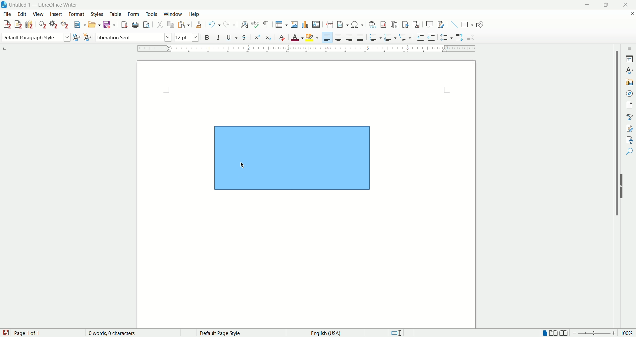 The height and width of the screenshot is (337, 636). Describe the element at coordinates (30, 25) in the screenshot. I see `add bibliography` at that location.